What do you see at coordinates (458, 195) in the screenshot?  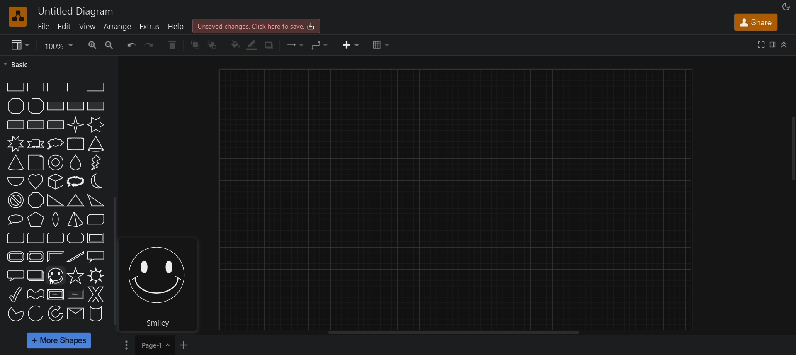 I see `canvase` at bounding box center [458, 195].